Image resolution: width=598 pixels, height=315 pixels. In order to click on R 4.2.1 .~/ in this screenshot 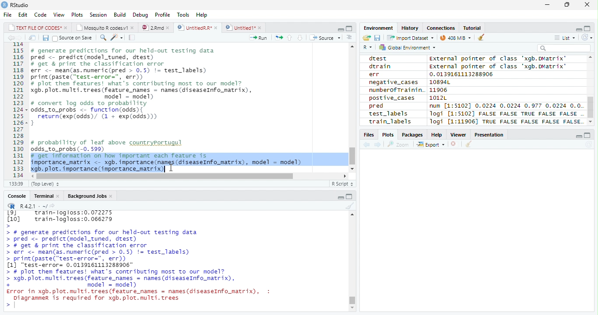, I will do `click(32, 206)`.